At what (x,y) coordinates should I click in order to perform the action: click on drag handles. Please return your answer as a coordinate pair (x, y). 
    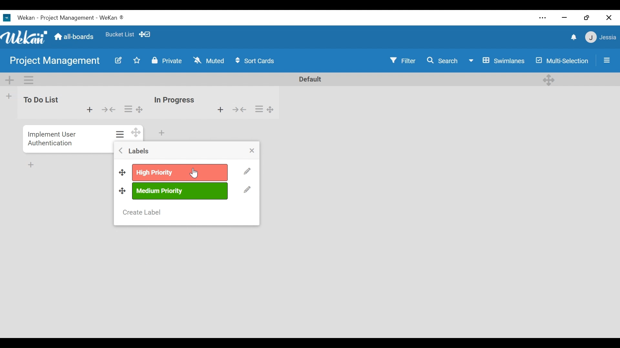
    Looking at the image, I should click on (122, 191).